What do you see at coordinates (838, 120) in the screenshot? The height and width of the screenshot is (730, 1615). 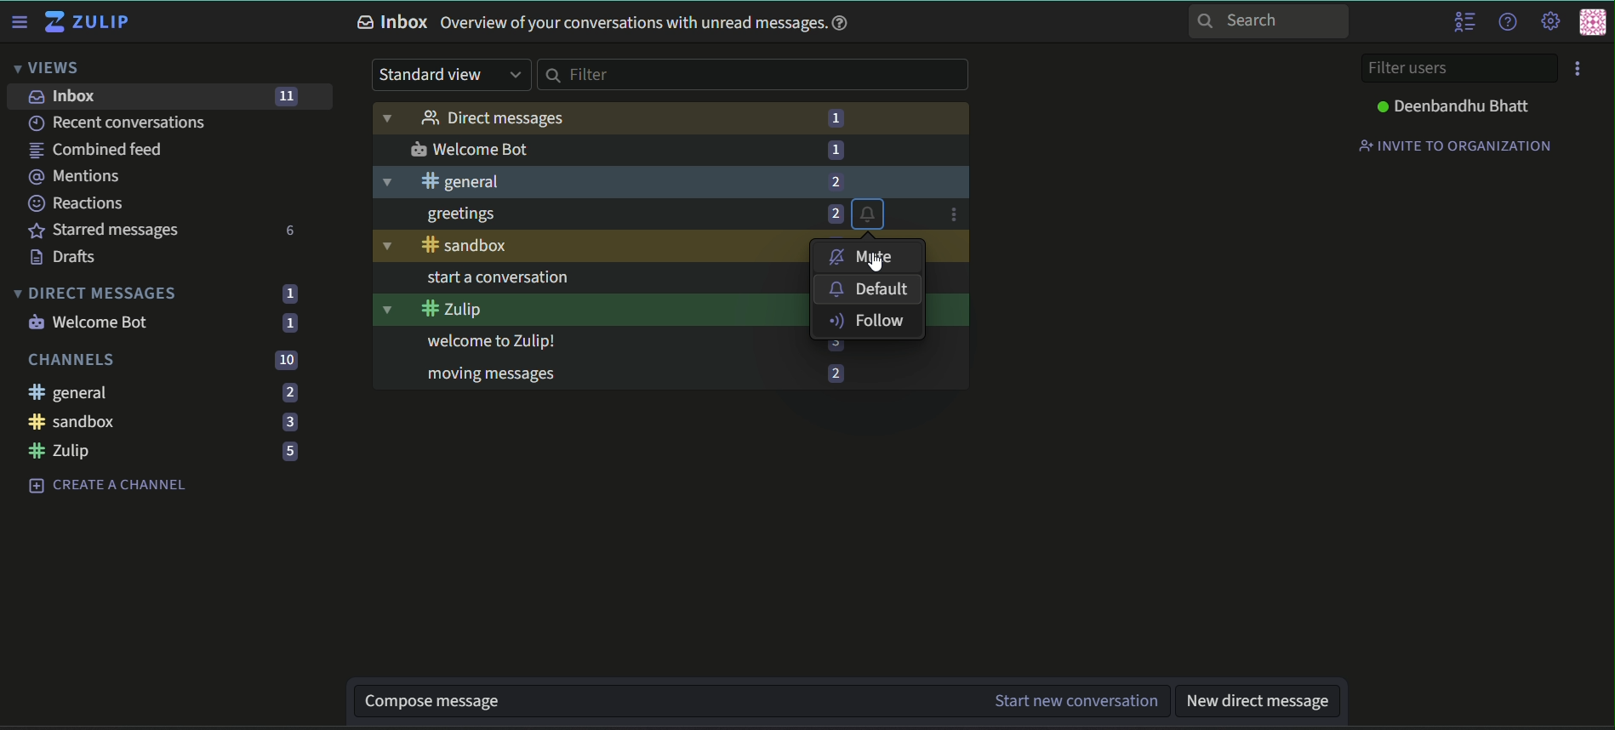 I see `number` at bounding box center [838, 120].